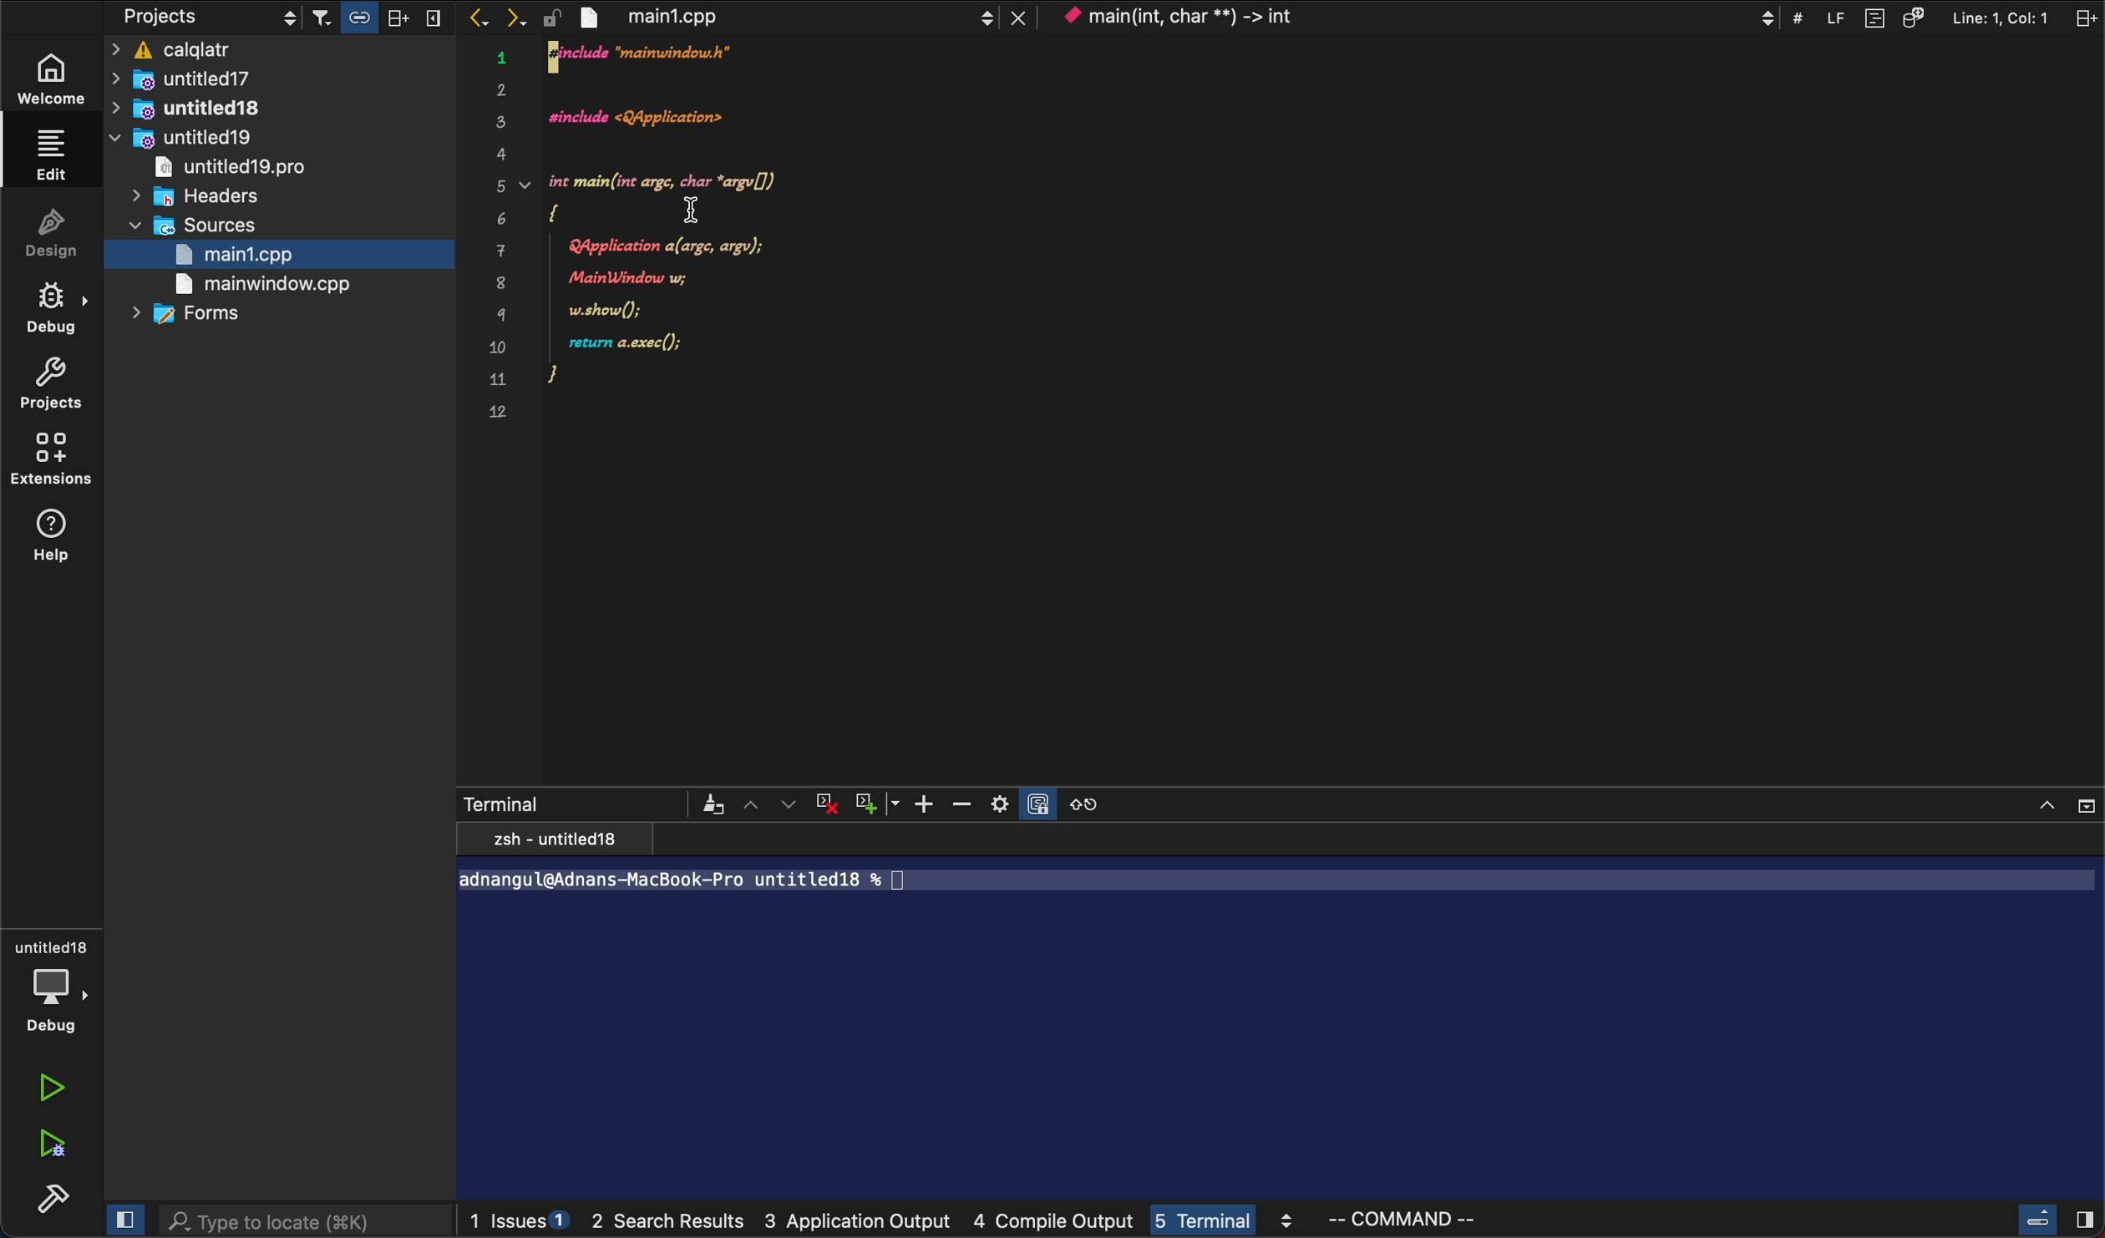 Image resolution: width=2105 pixels, height=1238 pixels. What do you see at coordinates (1025, 804) in the screenshot?
I see `settings` at bounding box center [1025, 804].